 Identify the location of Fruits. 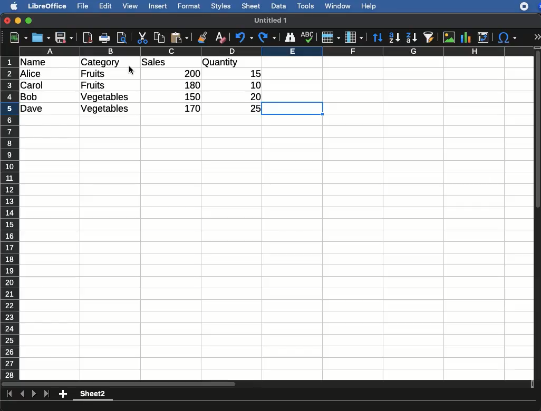
(93, 73).